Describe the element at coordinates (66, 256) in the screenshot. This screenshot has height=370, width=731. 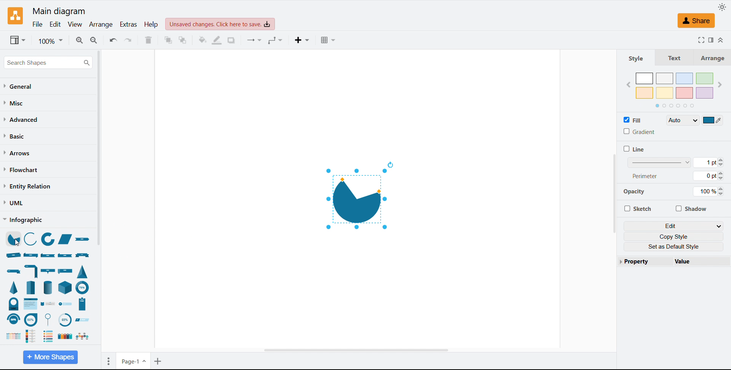
I see `ribbon back folded` at that location.